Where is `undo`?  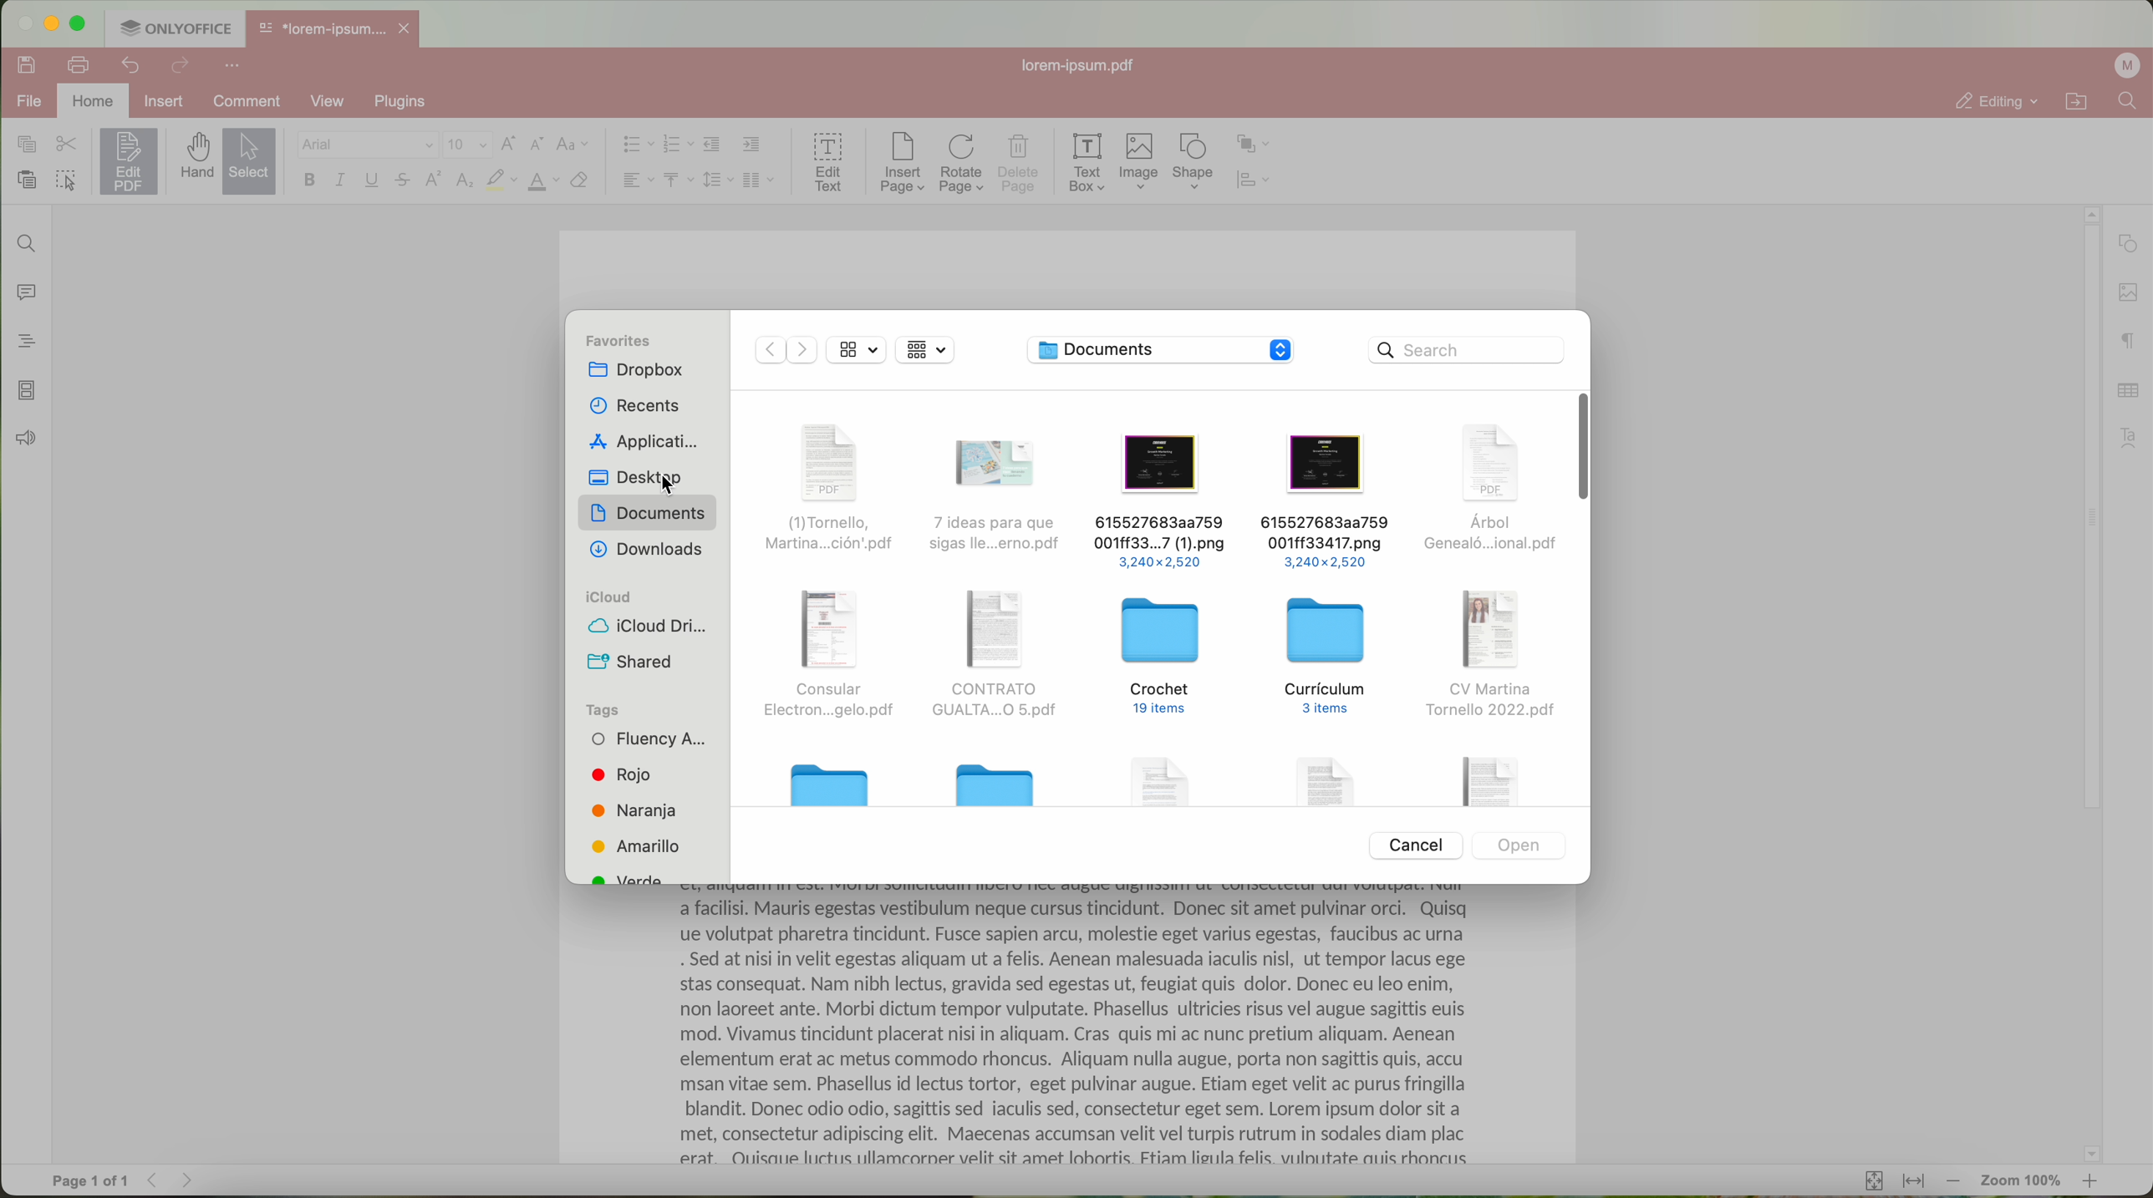
undo is located at coordinates (133, 65).